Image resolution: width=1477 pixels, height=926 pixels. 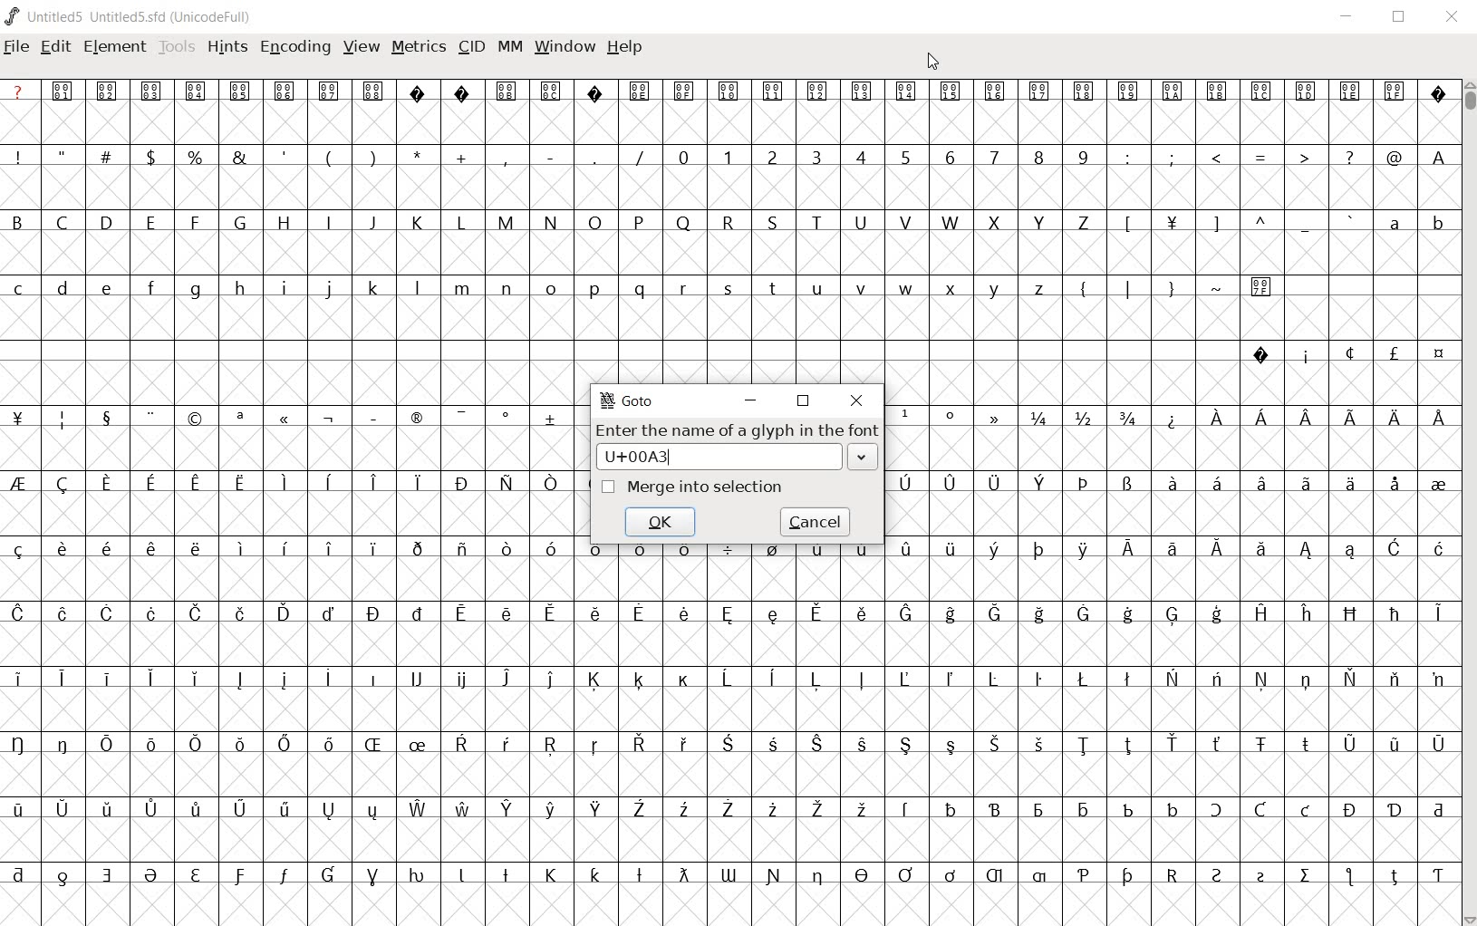 I want to click on Symbol, so click(x=1083, y=550).